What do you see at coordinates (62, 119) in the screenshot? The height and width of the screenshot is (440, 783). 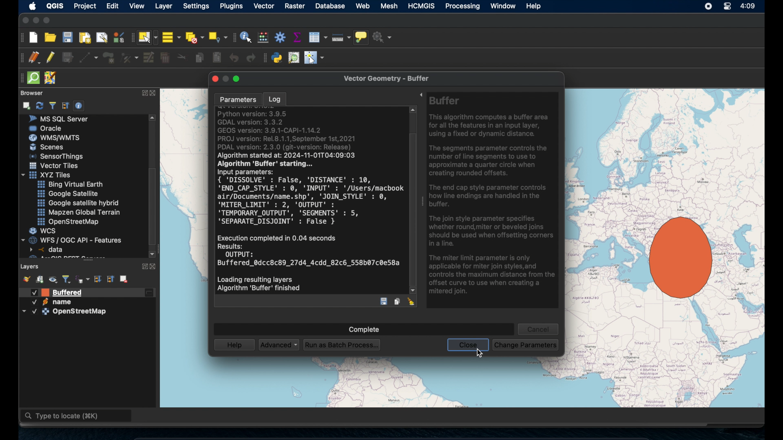 I see `ms sql server` at bounding box center [62, 119].